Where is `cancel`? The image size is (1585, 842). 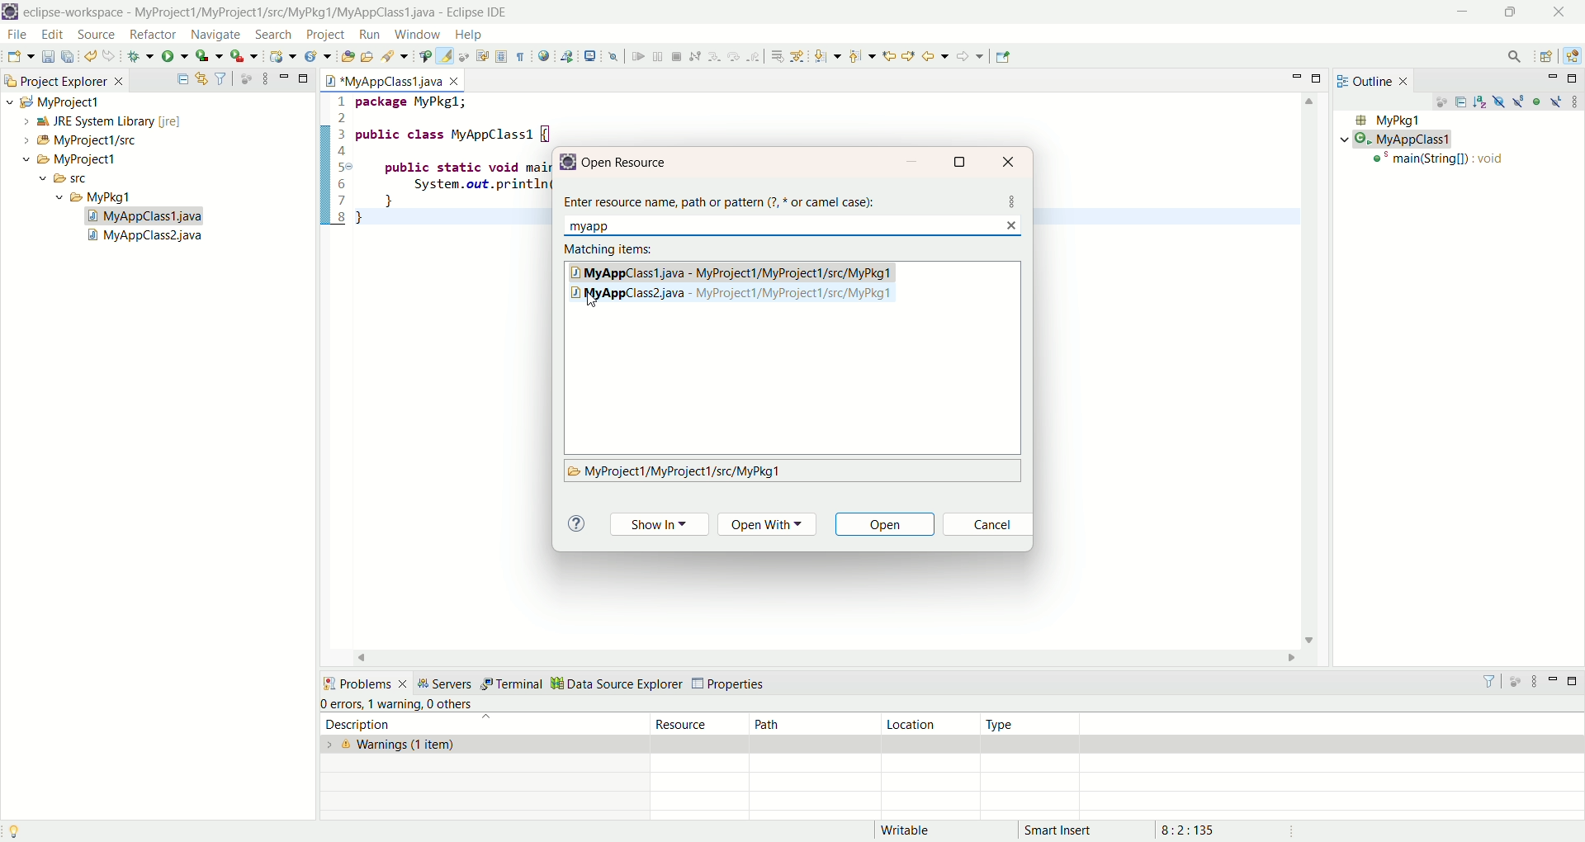 cancel is located at coordinates (987, 527).